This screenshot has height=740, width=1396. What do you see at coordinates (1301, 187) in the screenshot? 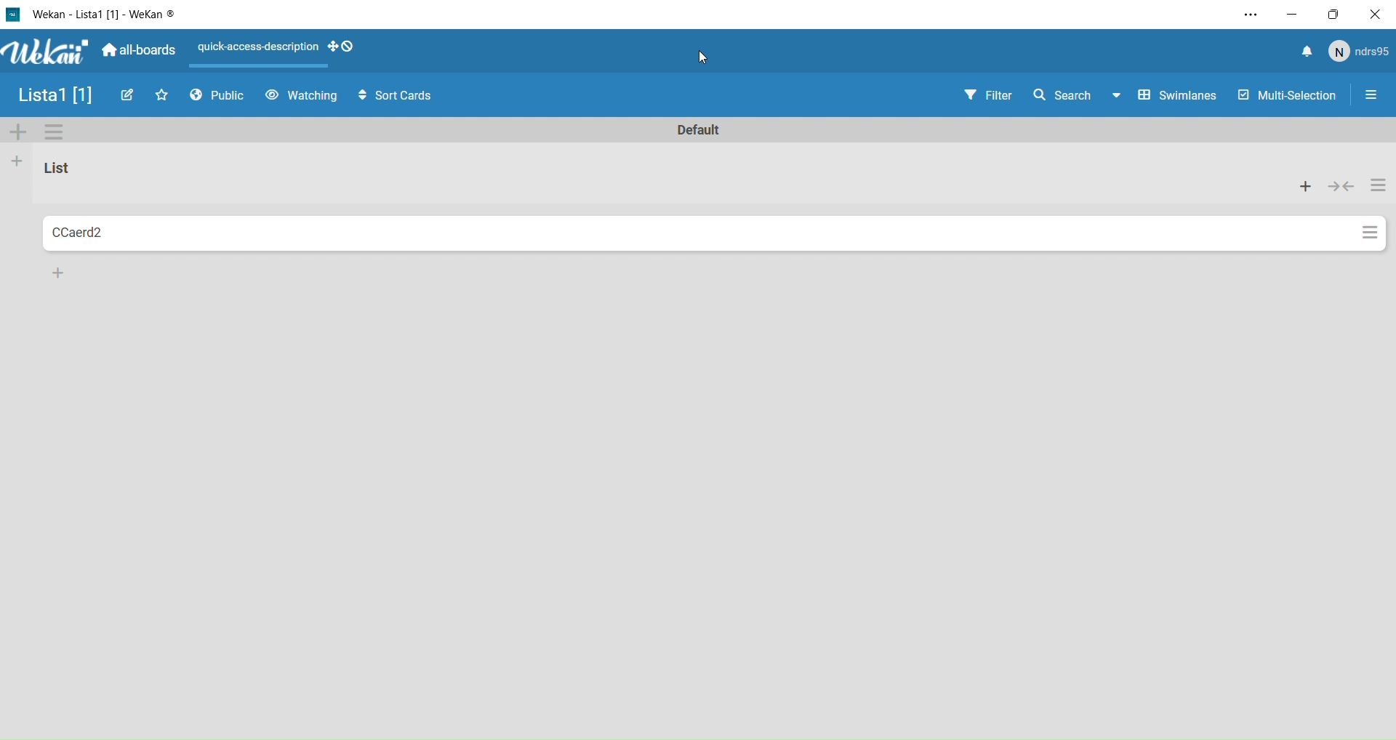
I see `Actions` at bounding box center [1301, 187].